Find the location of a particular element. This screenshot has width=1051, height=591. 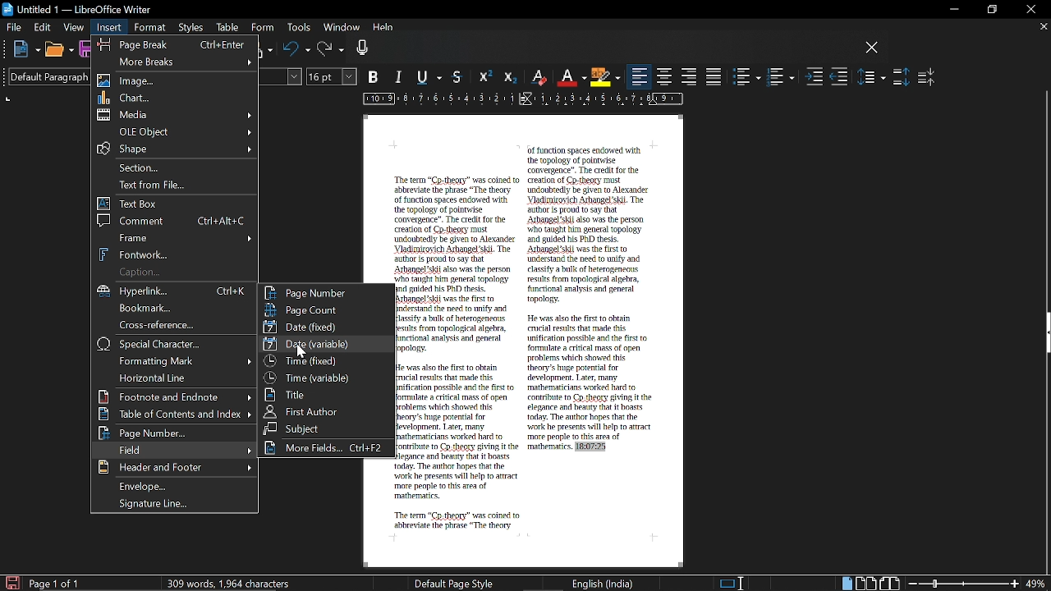

Text size is located at coordinates (333, 76).